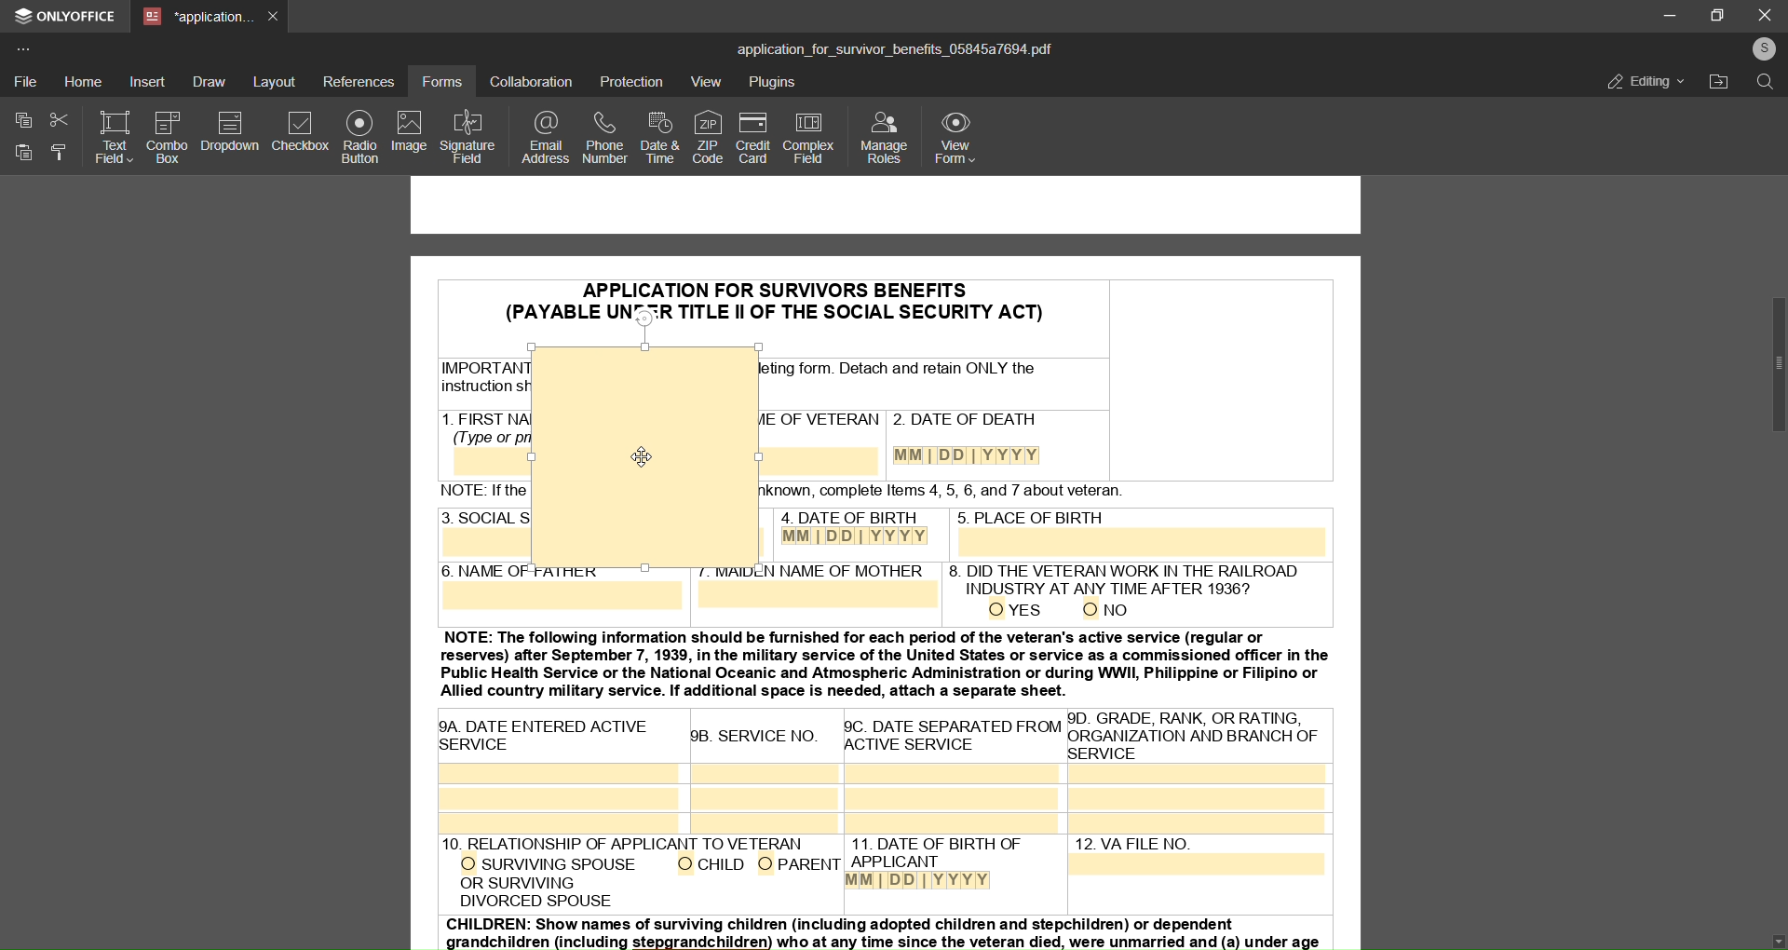 This screenshot has width=1788, height=950. What do you see at coordinates (472, 167) in the screenshot?
I see `insert image` at bounding box center [472, 167].